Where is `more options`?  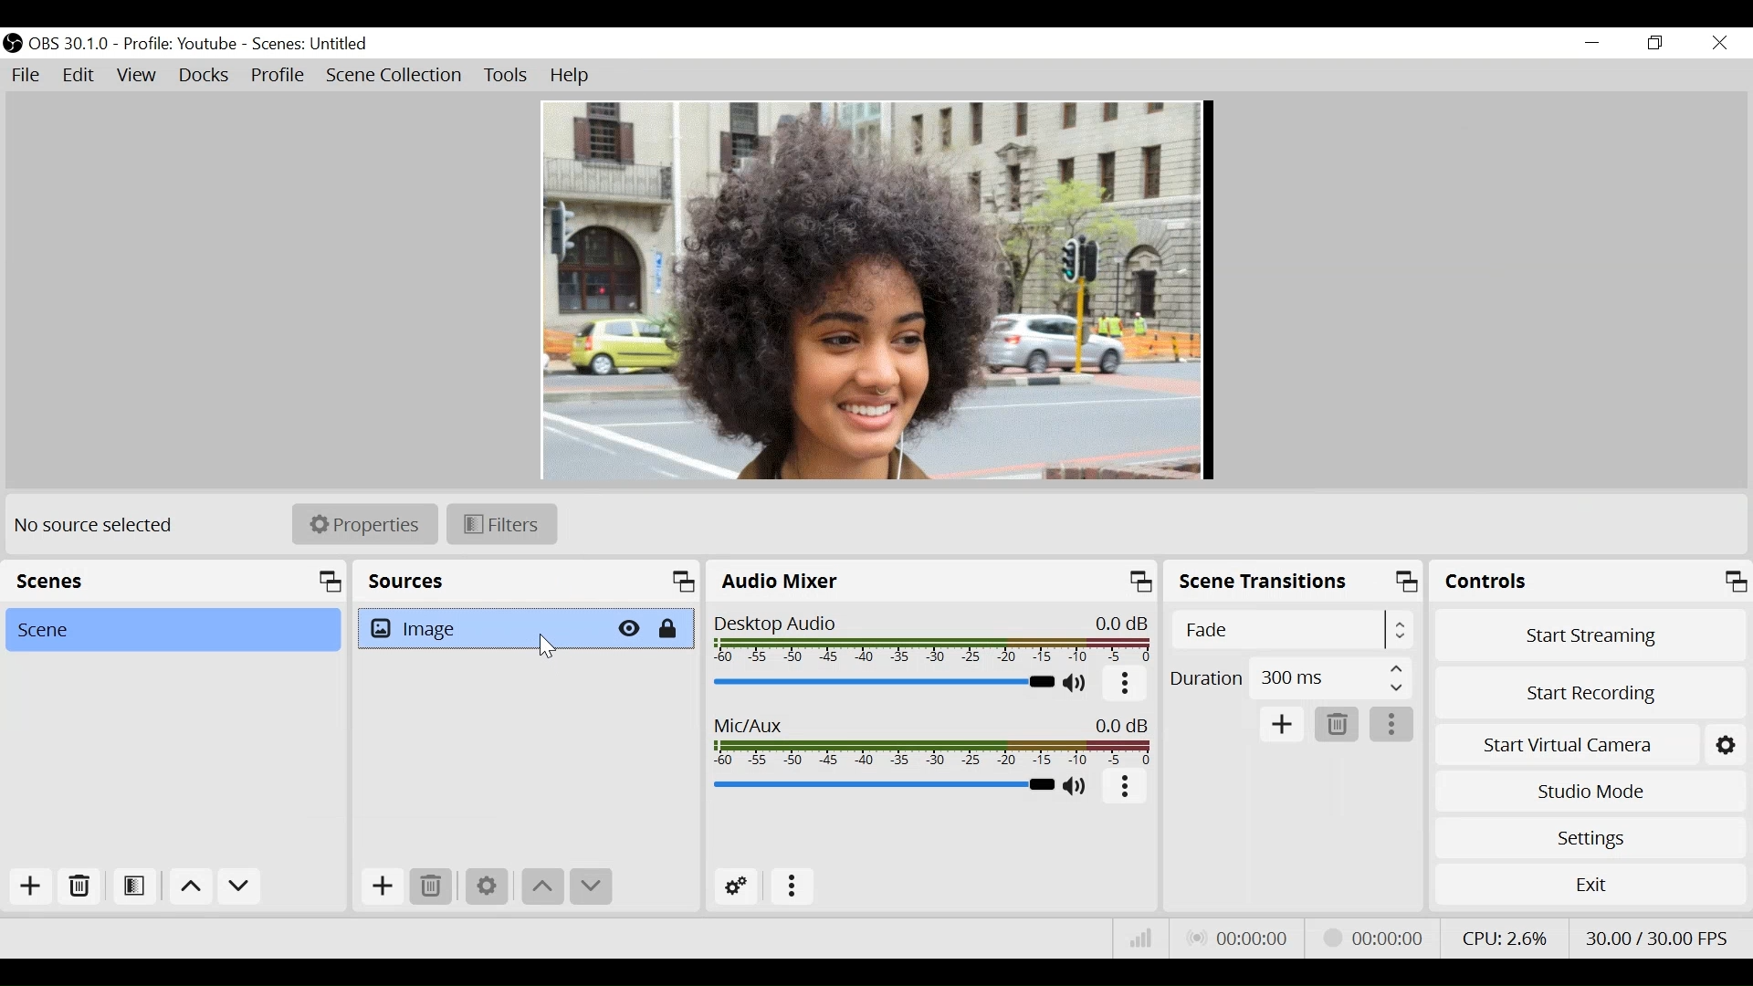
more options is located at coordinates (793, 886).